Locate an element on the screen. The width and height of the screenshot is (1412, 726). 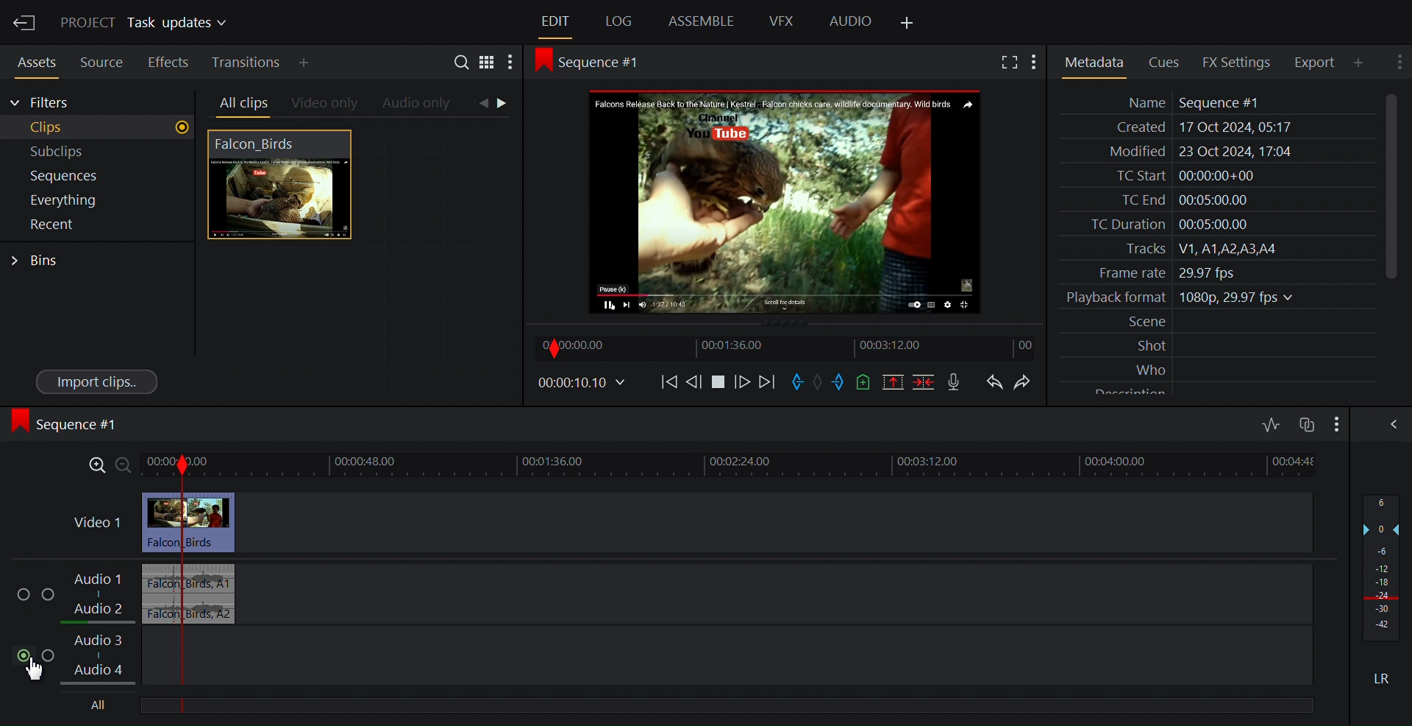
Cursor is located at coordinates (42, 669).